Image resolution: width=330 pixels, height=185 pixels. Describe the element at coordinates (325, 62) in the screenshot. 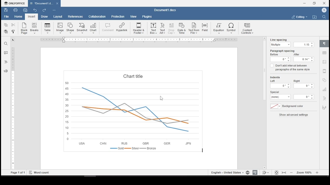

I see `image settings` at that location.